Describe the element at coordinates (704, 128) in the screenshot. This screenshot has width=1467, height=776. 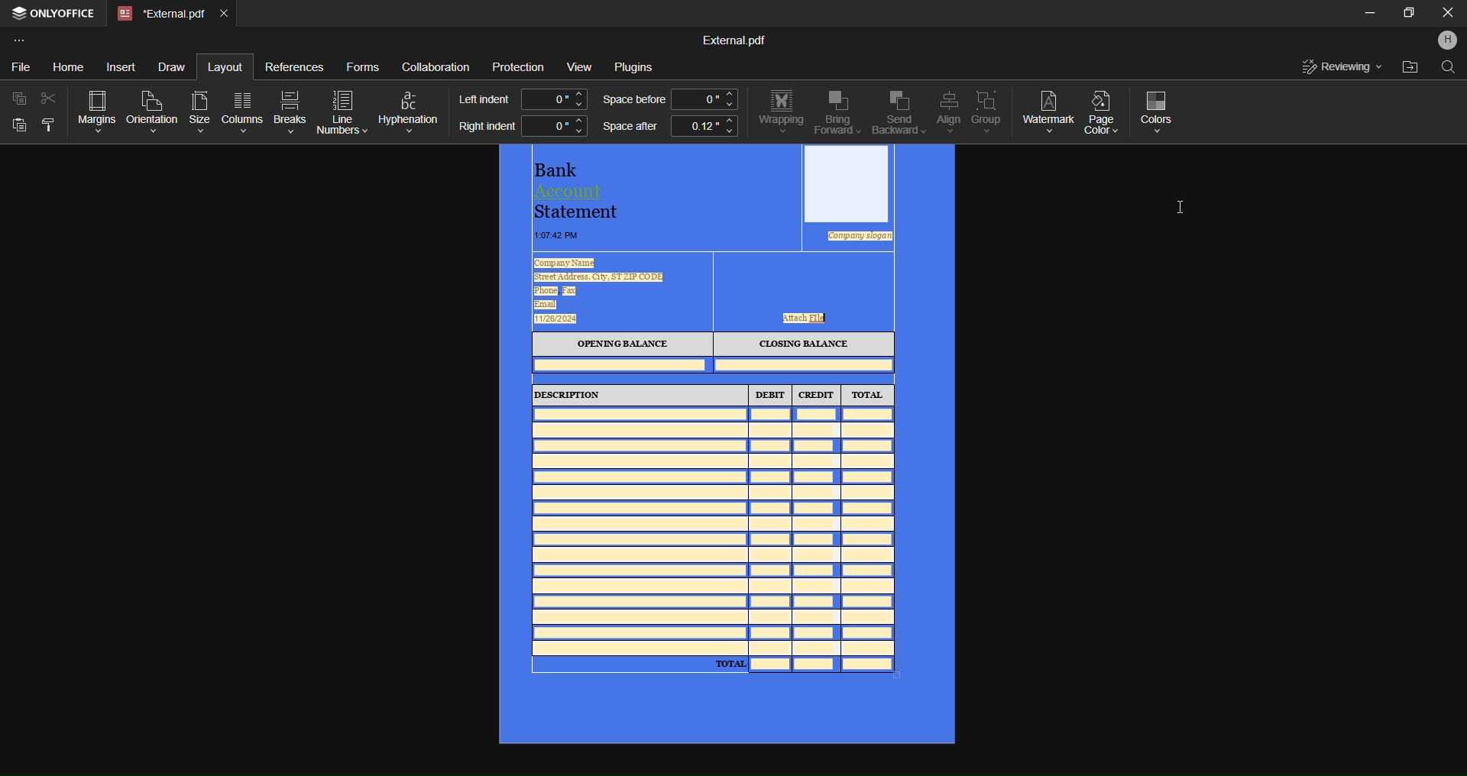
I see `Adjust Space After` at that location.